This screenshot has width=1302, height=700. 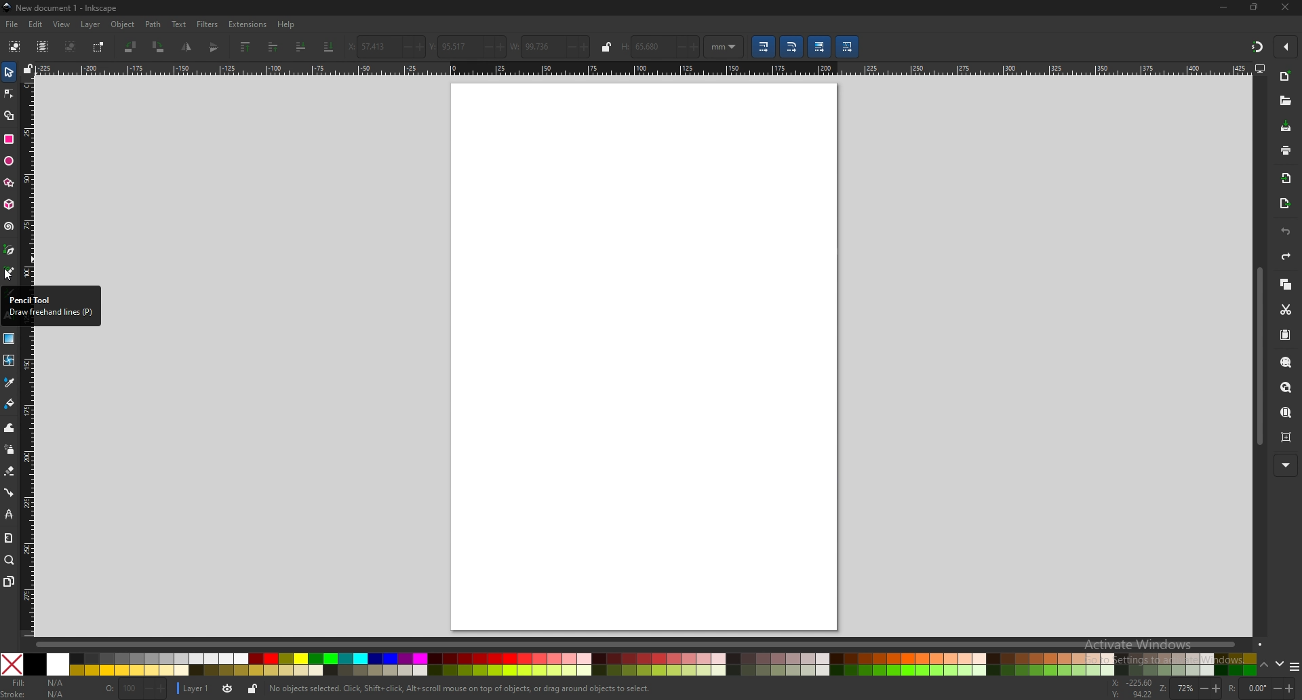 I want to click on select all objects, so click(x=16, y=46).